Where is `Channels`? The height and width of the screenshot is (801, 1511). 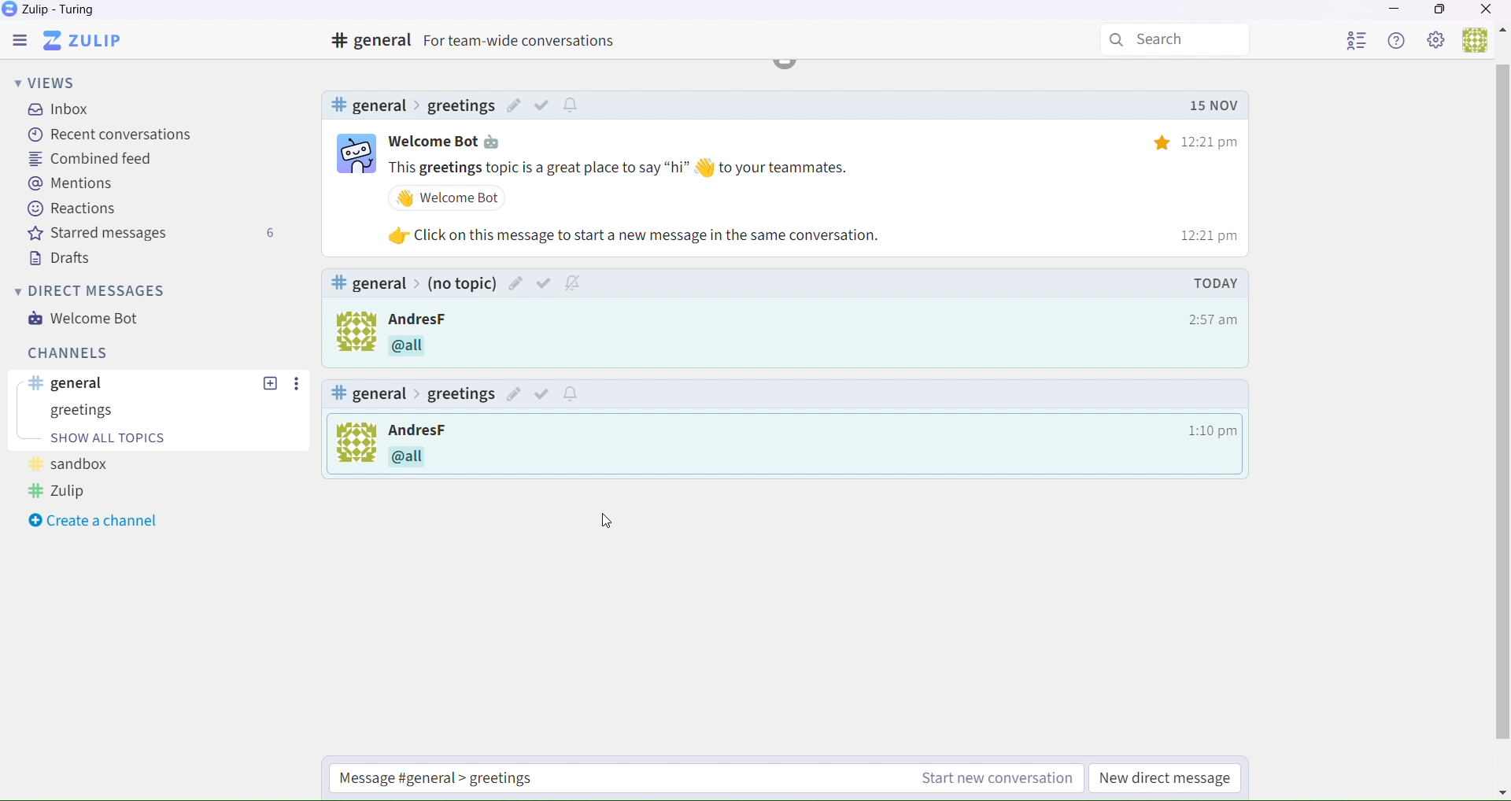
Channels is located at coordinates (64, 352).